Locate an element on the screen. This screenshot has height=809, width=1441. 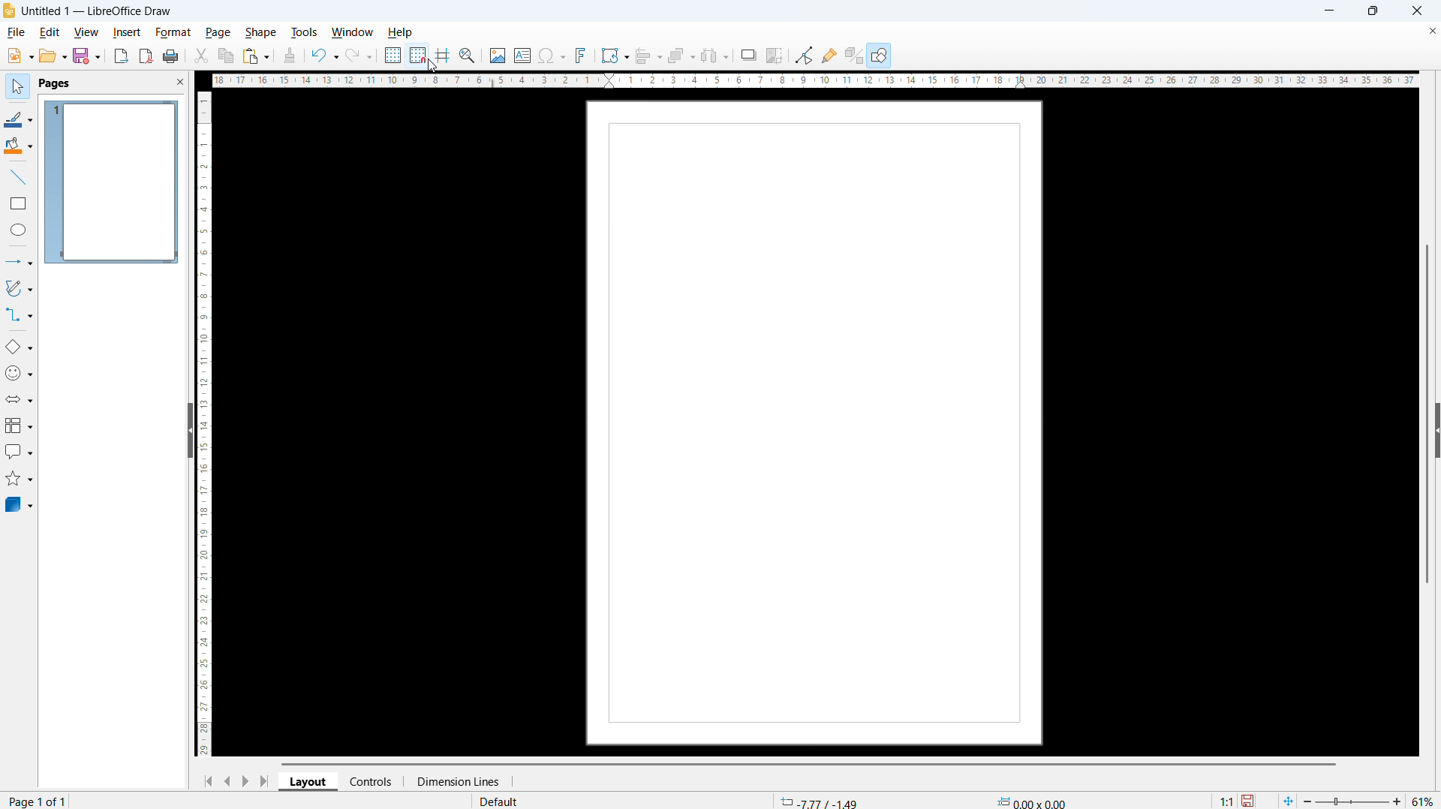
Vertical ruler  is located at coordinates (204, 425).